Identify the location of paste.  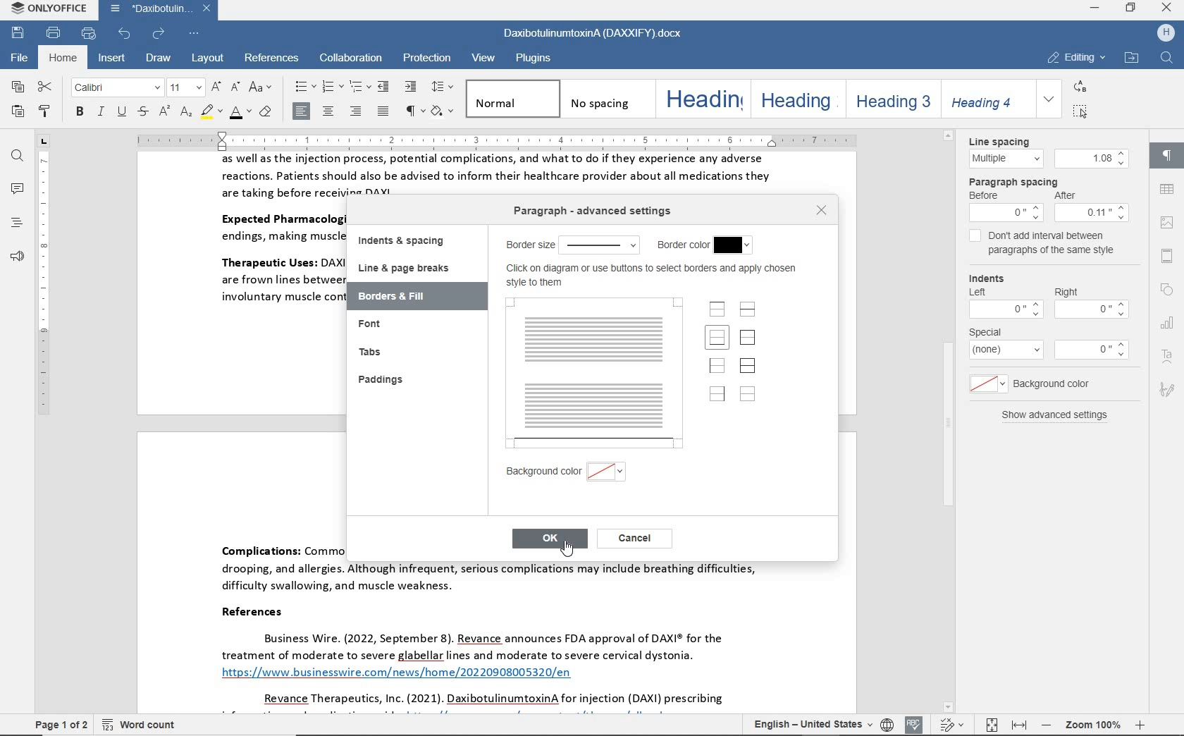
(18, 113).